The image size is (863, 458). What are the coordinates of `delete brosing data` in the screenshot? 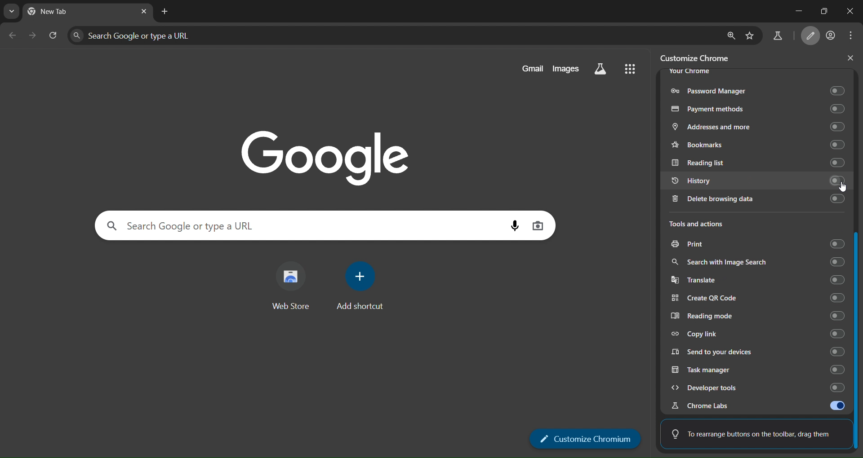 It's located at (755, 201).